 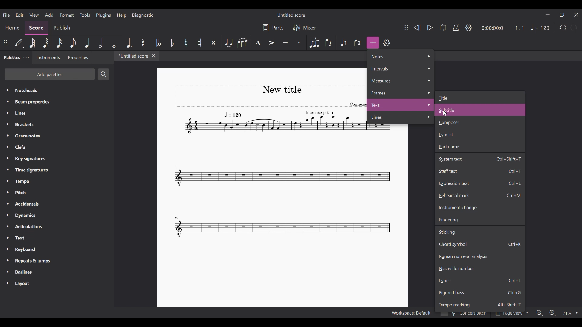 What do you see at coordinates (492, 28) in the screenshot?
I see `Current duration` at bounding box center [492, 28].